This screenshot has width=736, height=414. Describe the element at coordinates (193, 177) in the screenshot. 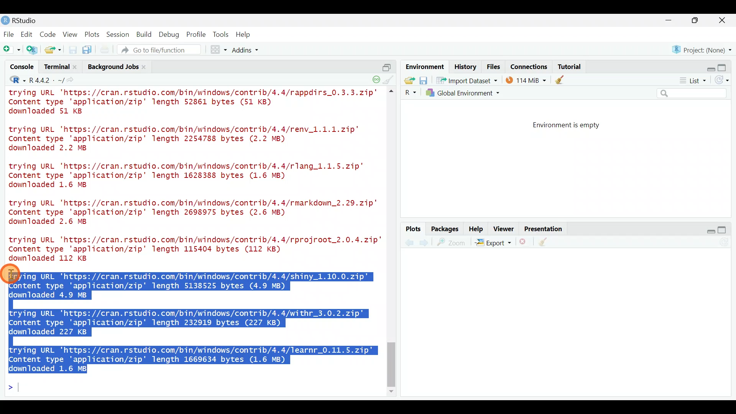

I see `trying URL 'https://cran.rstudio.com/bin/windows/contrib/4.4/rlang_1.1.5.zip"
Content type 'application/zip' length 1628388 bytes (1.6 MB)
downloaded 1.6 MB` at that location.